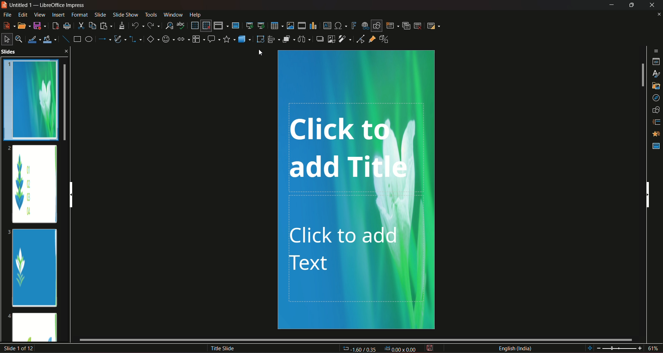 This screenshot has height=353, width=663. What do you see at coordinates (45, 6) in the screenshot?
I see `logo and title` at bounding box center [45, 6].